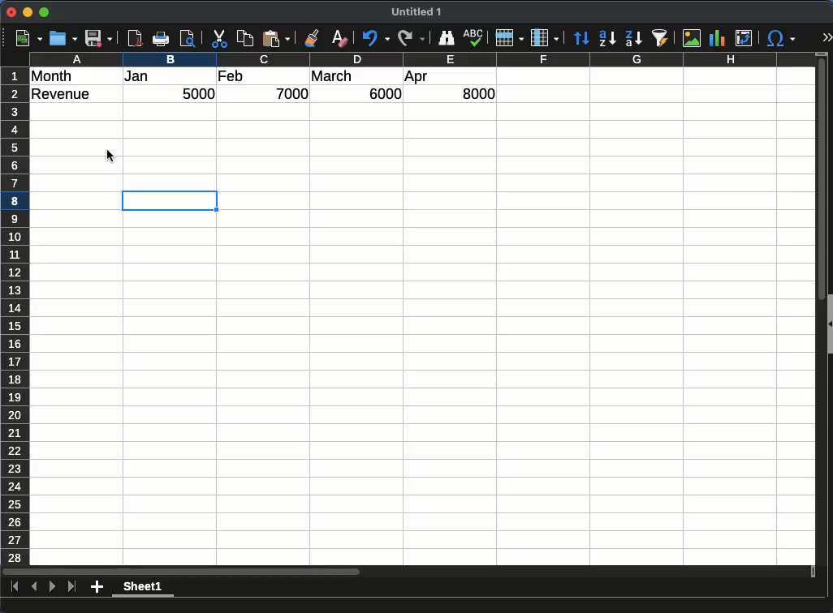 The image size is (833, 613). What do you see at coordinates (161, 38) in the screenshot?
I see `print` at bounding box center [161, 38].